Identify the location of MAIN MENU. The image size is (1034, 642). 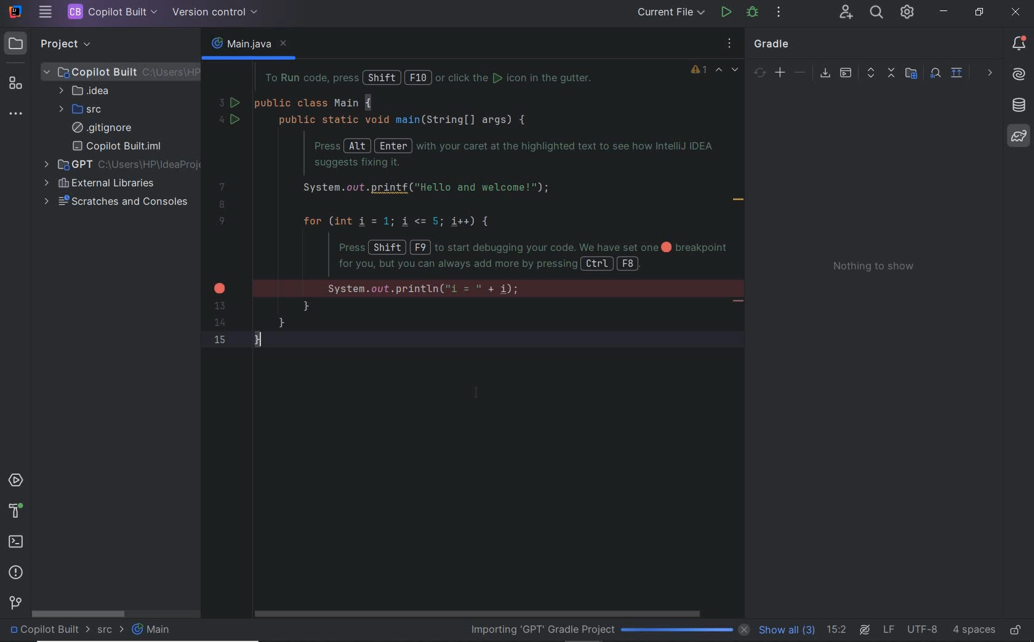
(45, 12).